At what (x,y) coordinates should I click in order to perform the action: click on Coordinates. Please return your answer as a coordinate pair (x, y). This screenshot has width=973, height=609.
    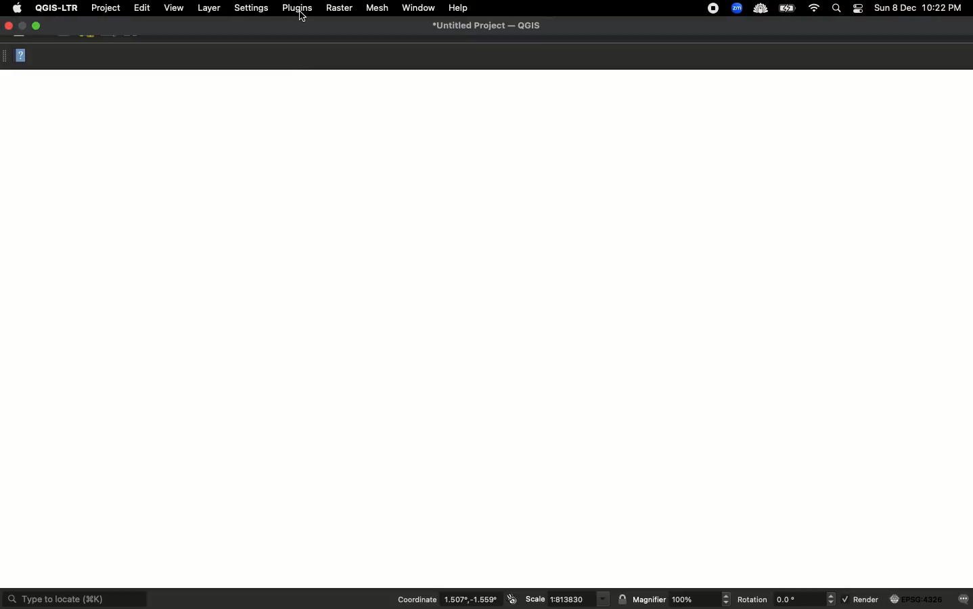
    Looking at the image, I should click on (473, 600).